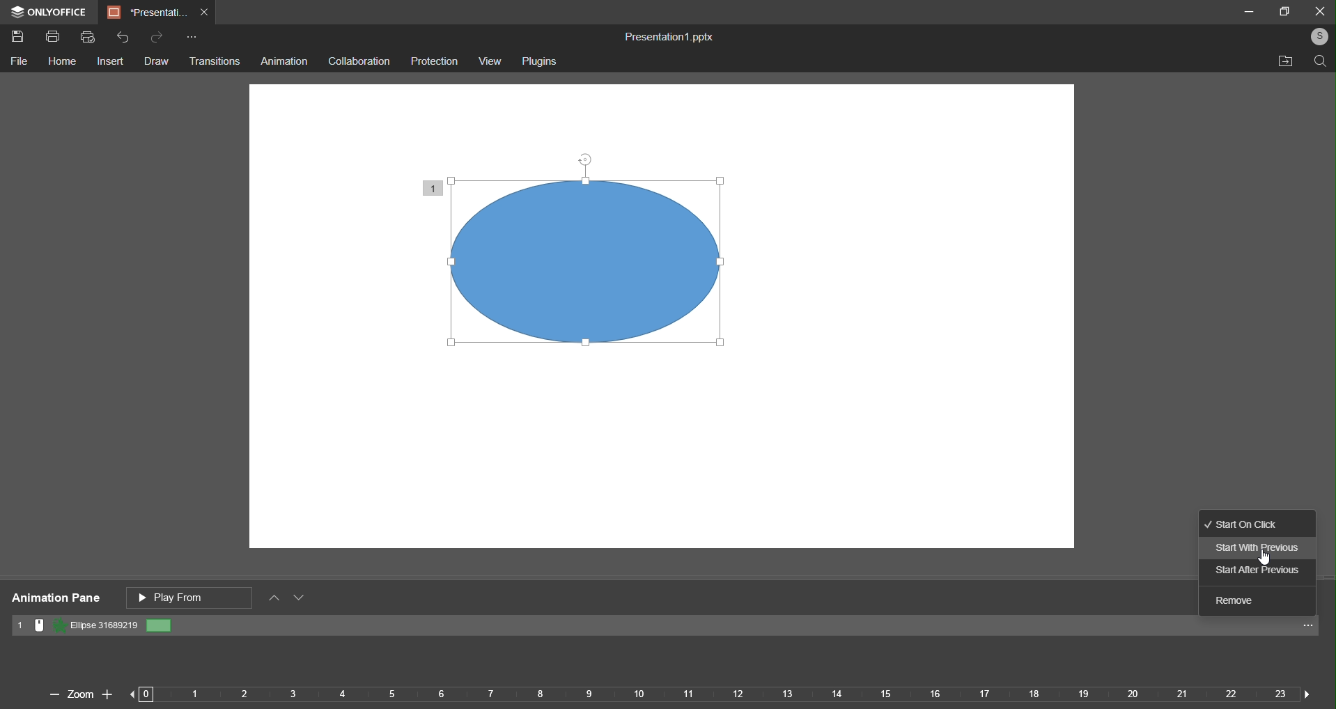 The width and height of the screenshot is (1336, 709). What do you see at coordinates (302, 600) in the screenshot?
I see `move down` at bounding box center [302, 600].